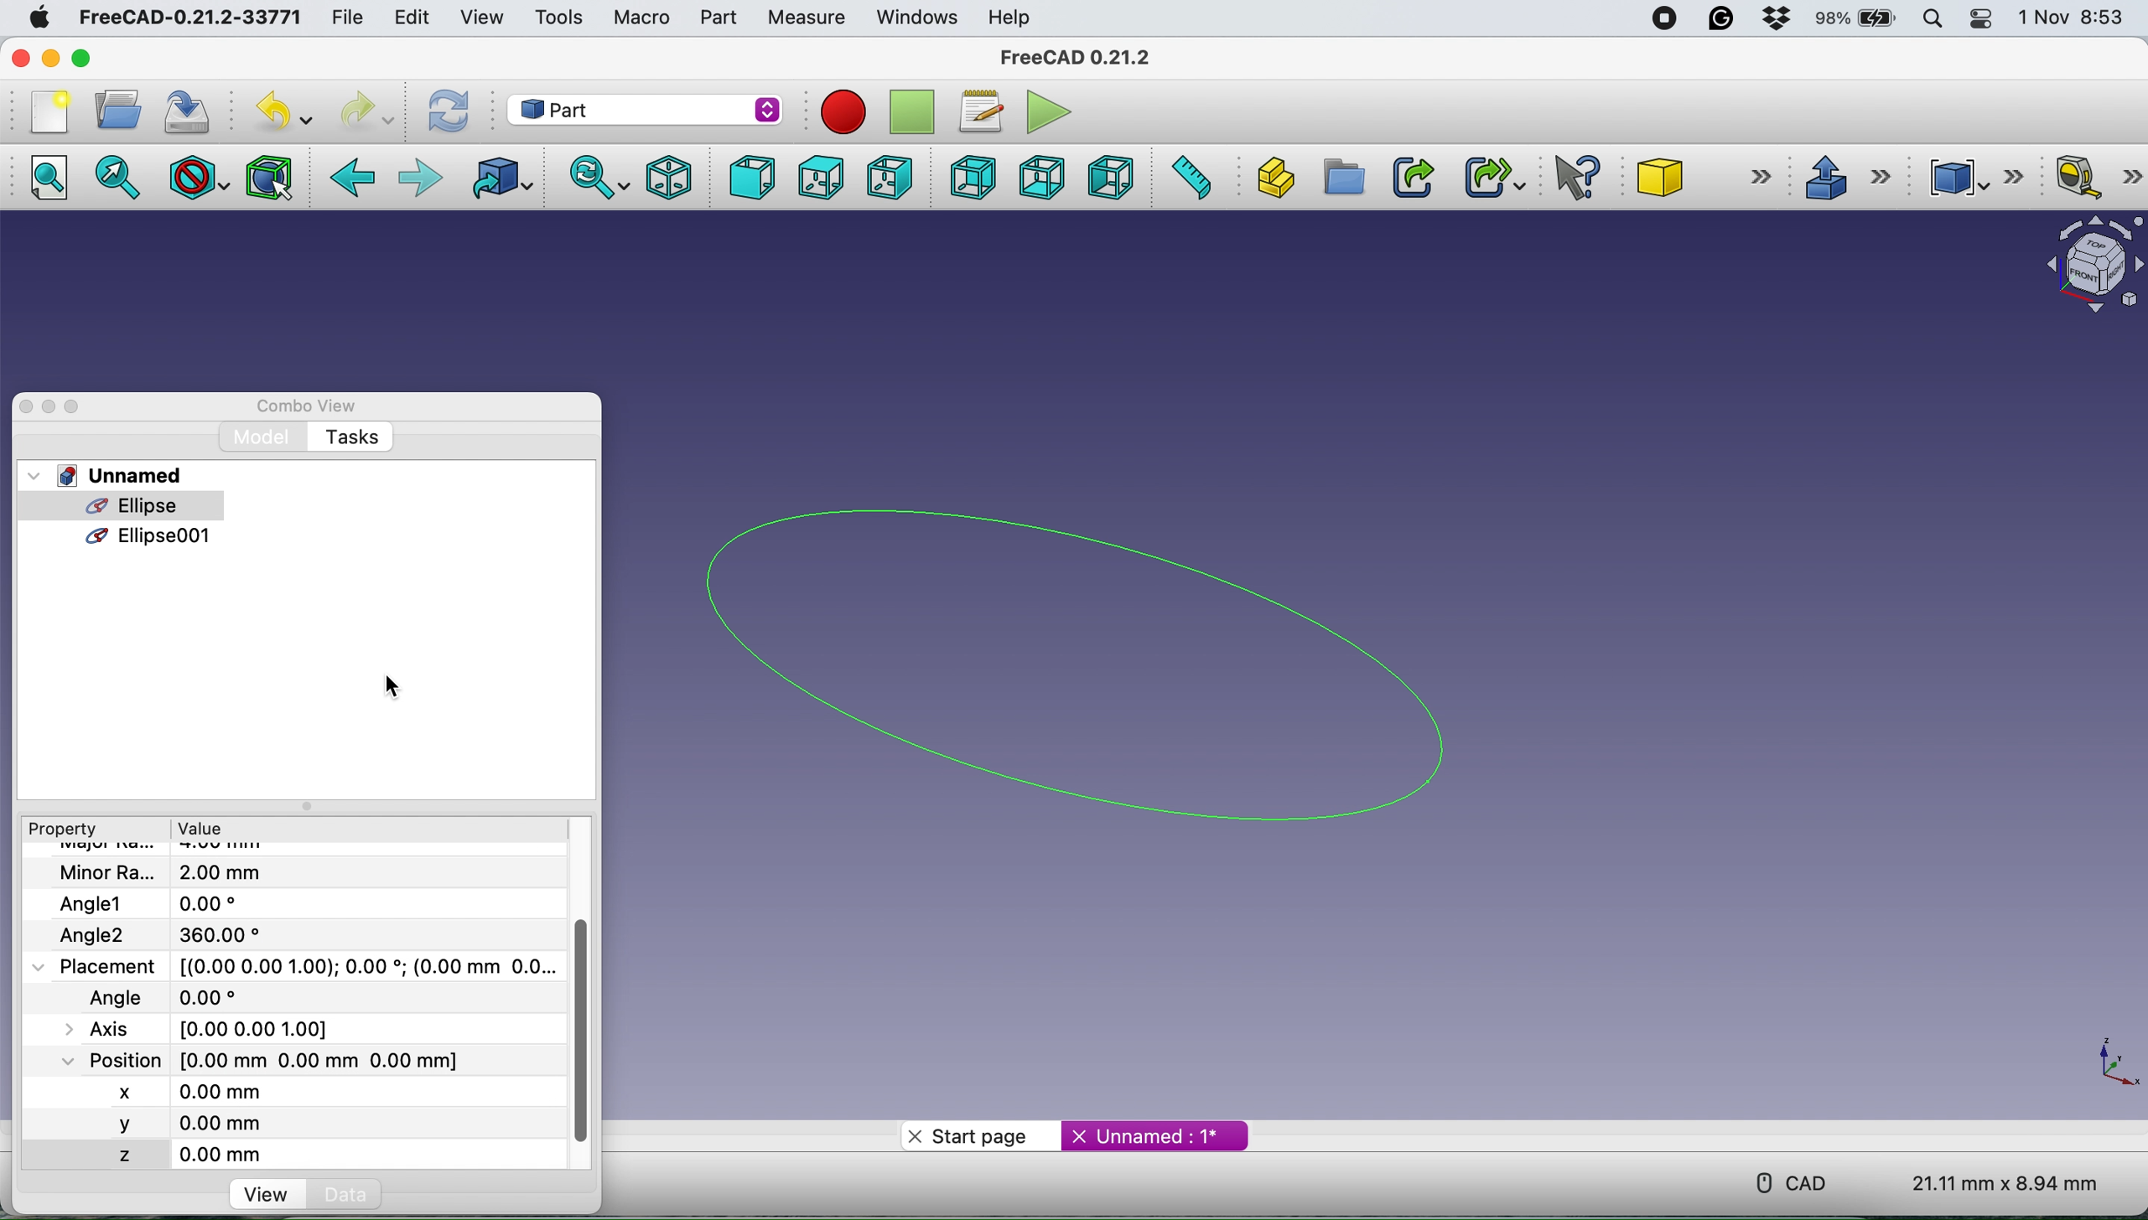  What do you see at coordinates (118, 109) in the screenshot?
I see `open` at bounding box center [118, 109].